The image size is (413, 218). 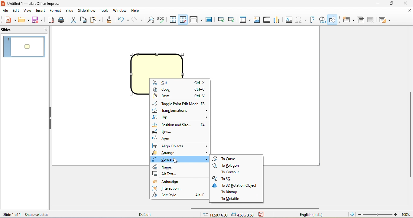 I want to click on alt text, so click(x=171, y=175).